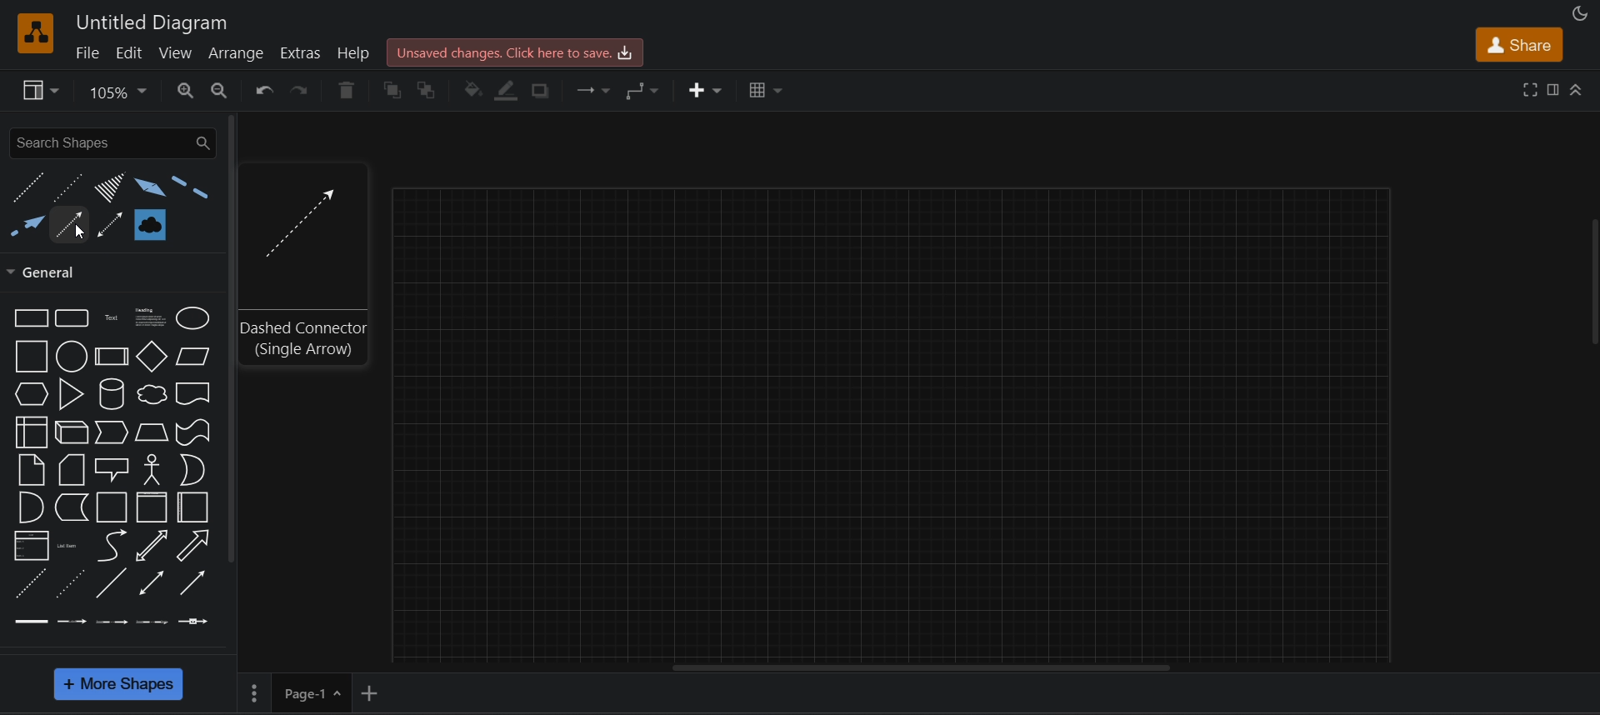 The image size is (1600, 715). I want to click on hexagon, so click(31, 394).